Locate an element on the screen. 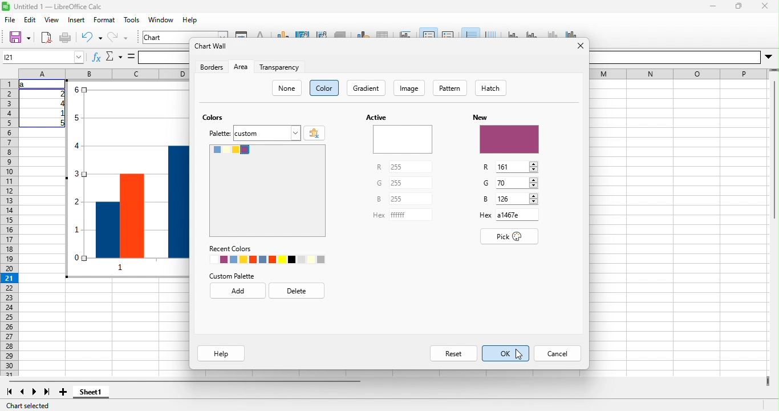 The height and width of the screenshot is (411, 779). z axis is located at coordinates (551, 33).